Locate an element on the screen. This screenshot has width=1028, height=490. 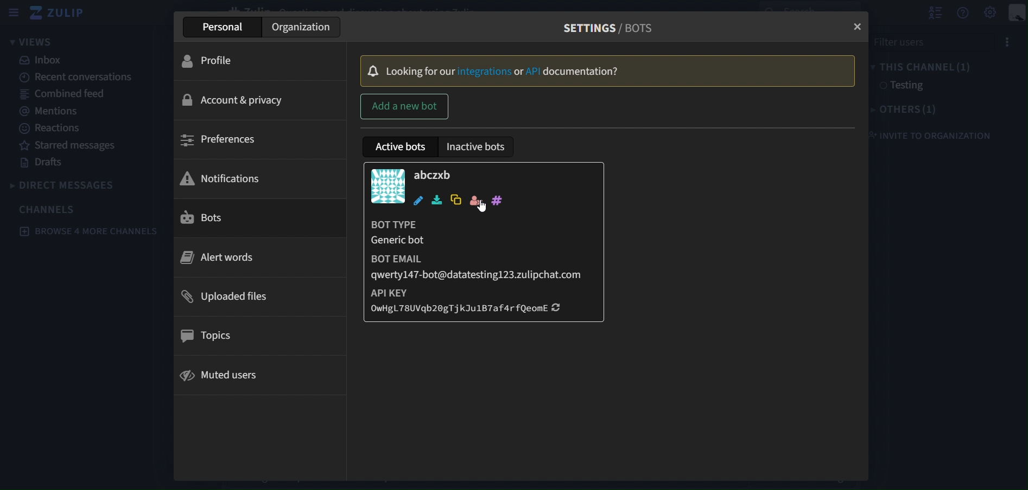
subscribed channels is located at coordinates (497, 199).